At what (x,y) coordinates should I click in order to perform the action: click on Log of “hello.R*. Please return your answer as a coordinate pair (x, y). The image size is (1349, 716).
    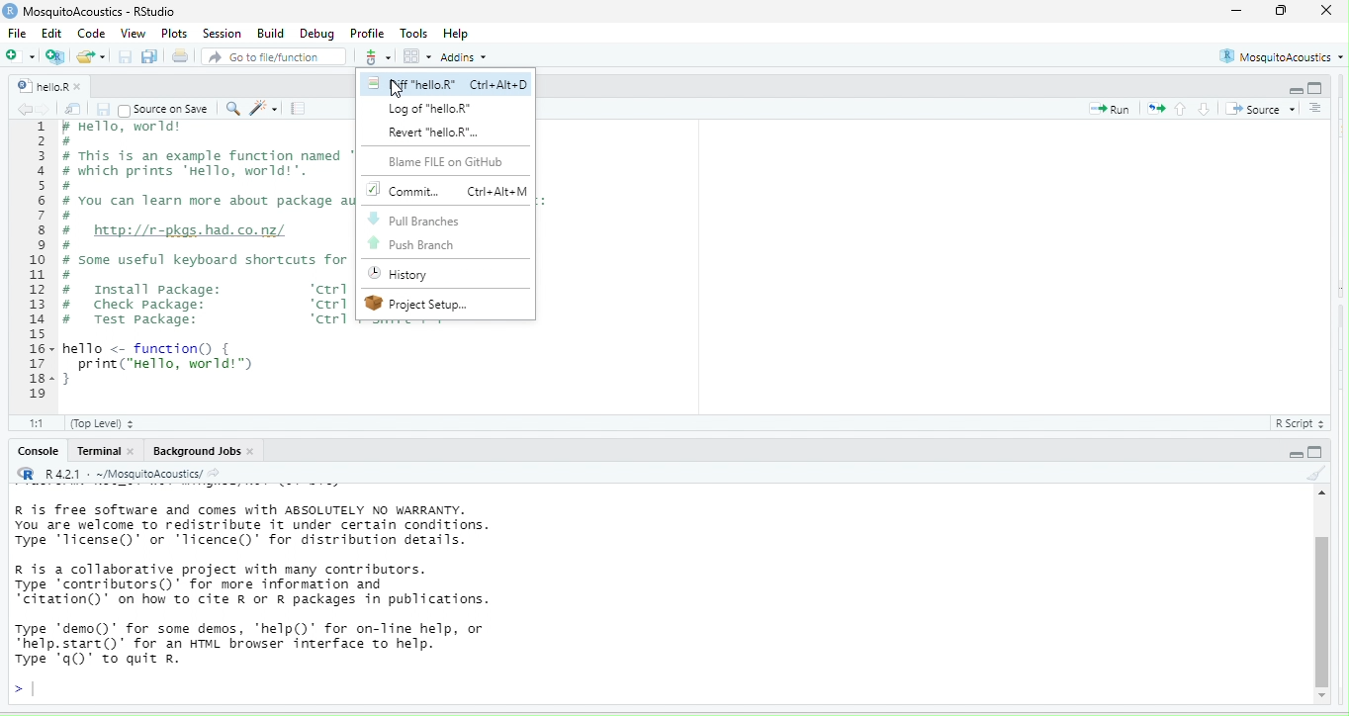
    Looking at the image, I should click on (432, 111).